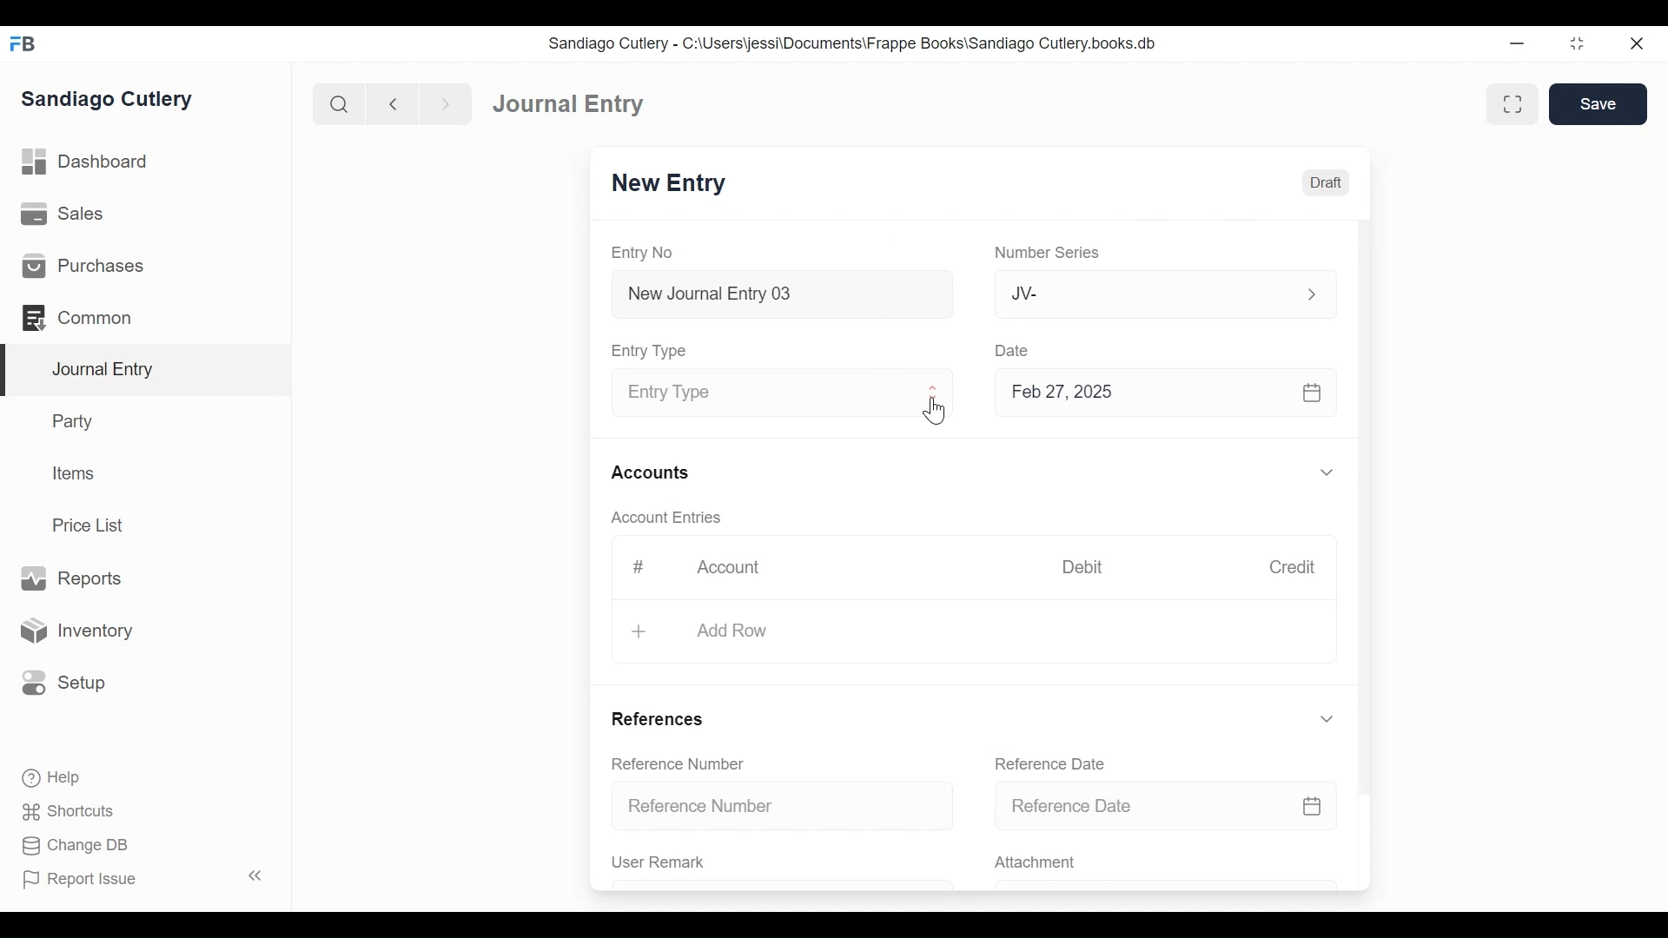 Image resolution: width=1668 pixels, height=938 pixels. Describe the element at coordinates (337, 103) in the screenshot. I see `Search` at that location.